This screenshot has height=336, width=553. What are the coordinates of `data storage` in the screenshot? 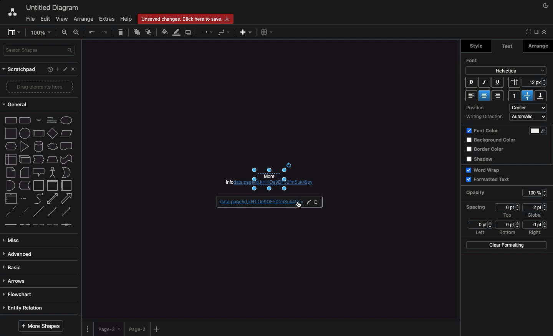 It's located at (25, 186).